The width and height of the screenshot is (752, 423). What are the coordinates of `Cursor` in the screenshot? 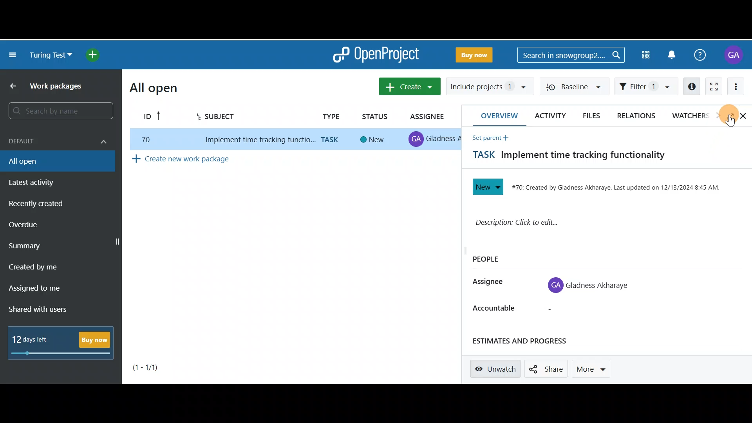 It's located at (729, 119).